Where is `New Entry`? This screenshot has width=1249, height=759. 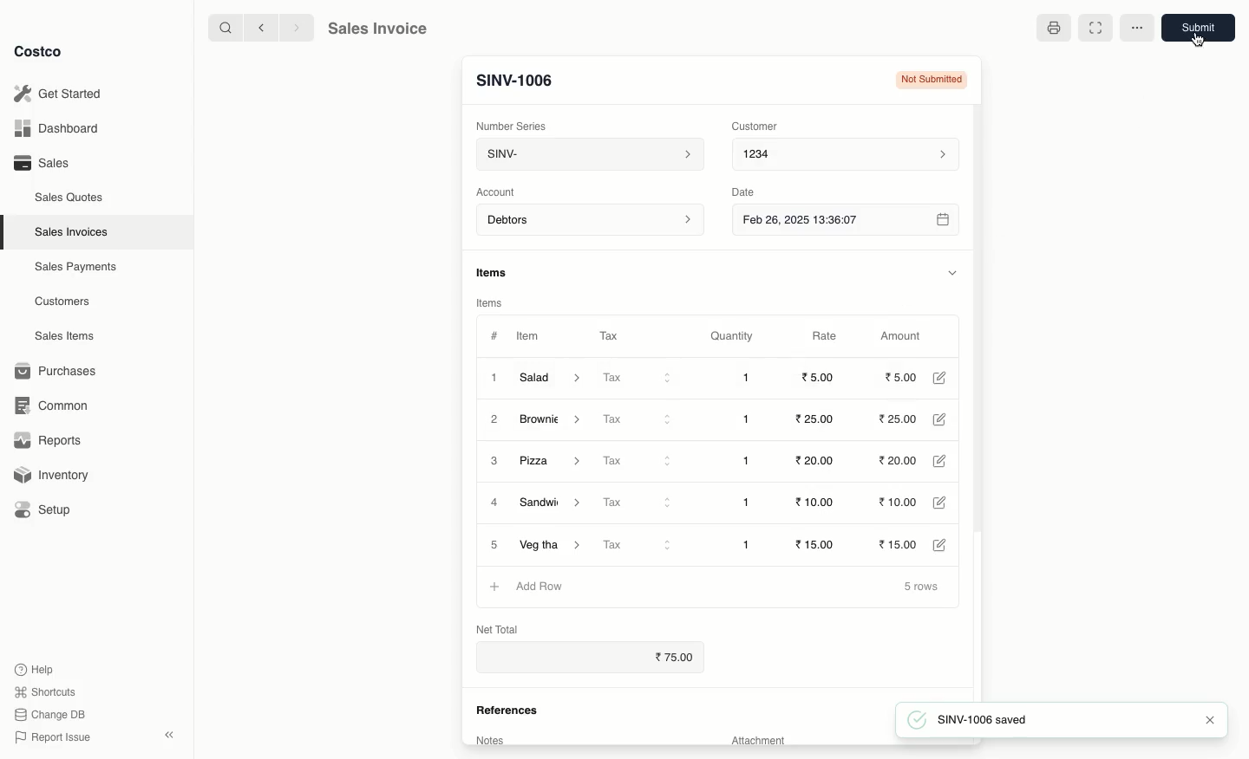 New Entry is located at coordinates (513, 80).